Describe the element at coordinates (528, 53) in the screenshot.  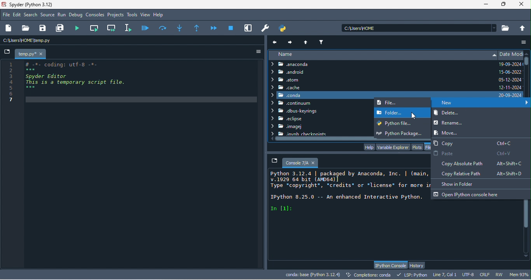
I see `scroll up` at that location.